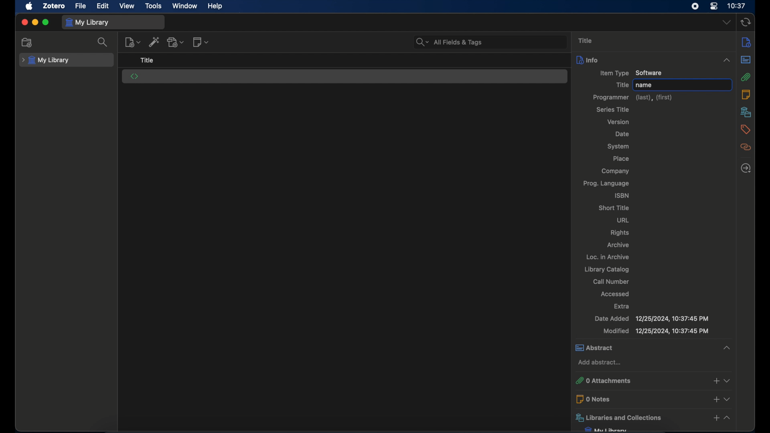  I want to click on attachments, so click(746, 77).